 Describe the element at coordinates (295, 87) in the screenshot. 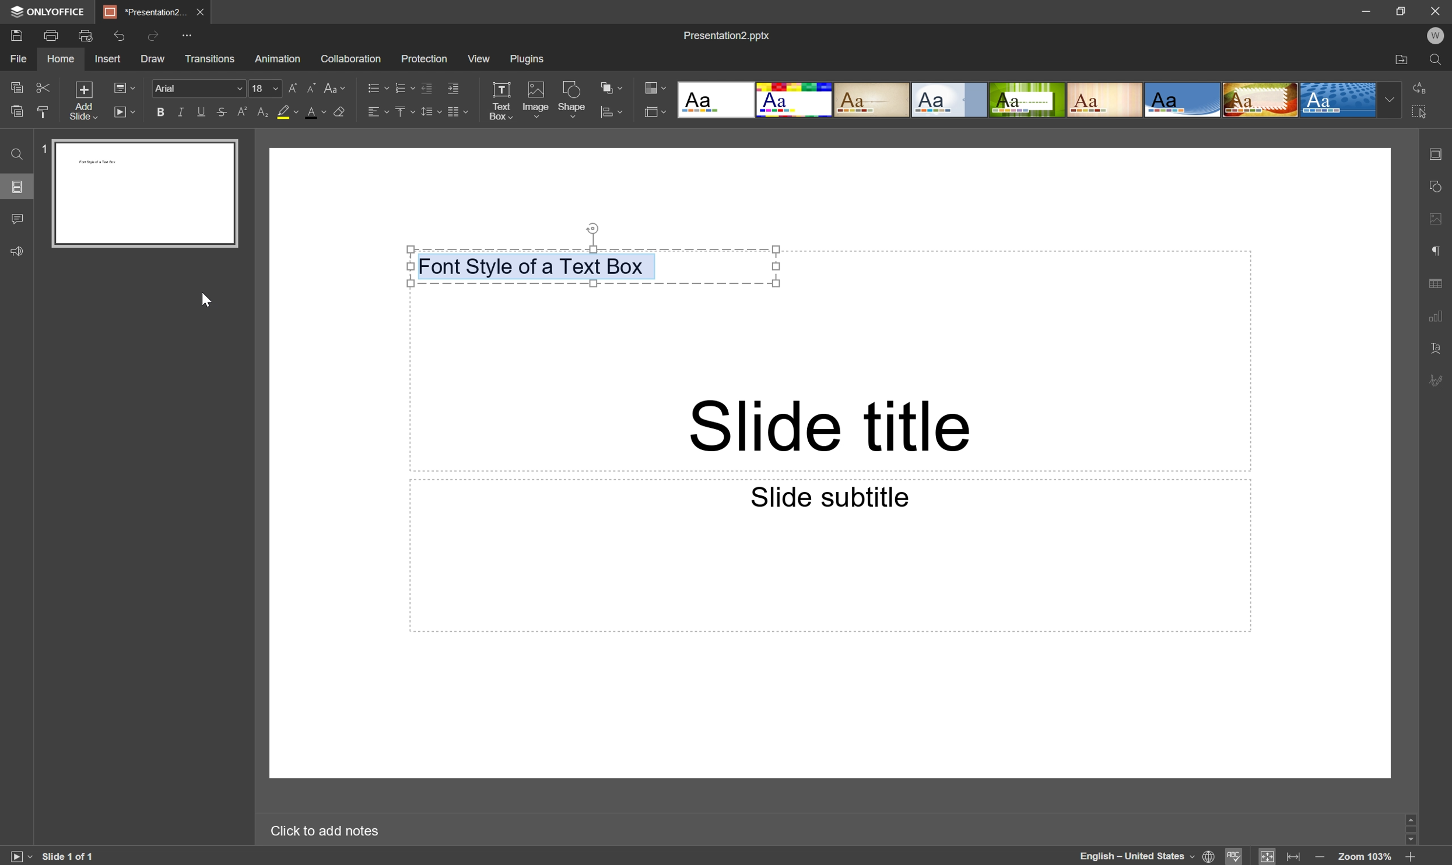

I see `Increment font size` at that location.